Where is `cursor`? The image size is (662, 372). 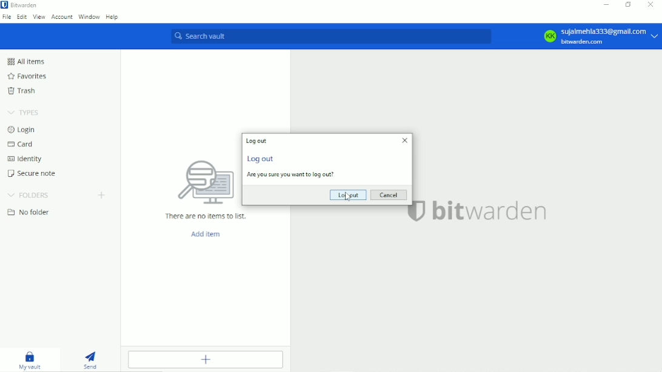
cursor is located at coordinates (348, 198).